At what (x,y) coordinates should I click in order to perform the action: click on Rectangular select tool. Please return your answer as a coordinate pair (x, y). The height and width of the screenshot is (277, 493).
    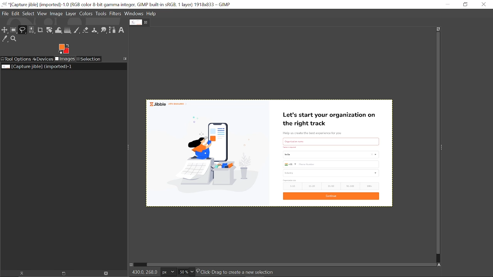
    Looking at the image, I should click on (13, 30).